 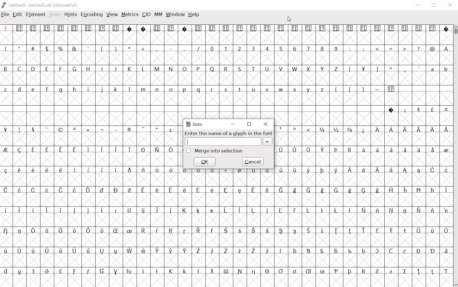 What do you see at coordinates (198, 69) in the screenshot?
I see `P` at bounding box center [198, 69].